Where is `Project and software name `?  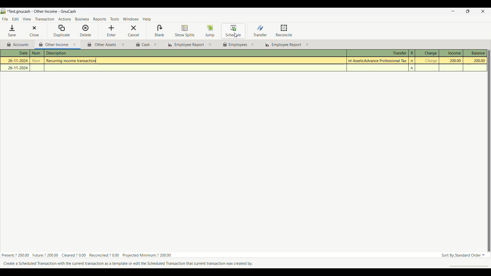
Project and software name  is located at coordinates (42, 12).